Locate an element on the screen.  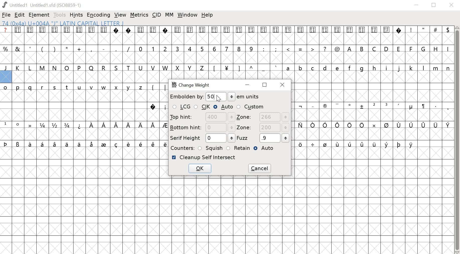
symbols is located at coordinates (374, 106).